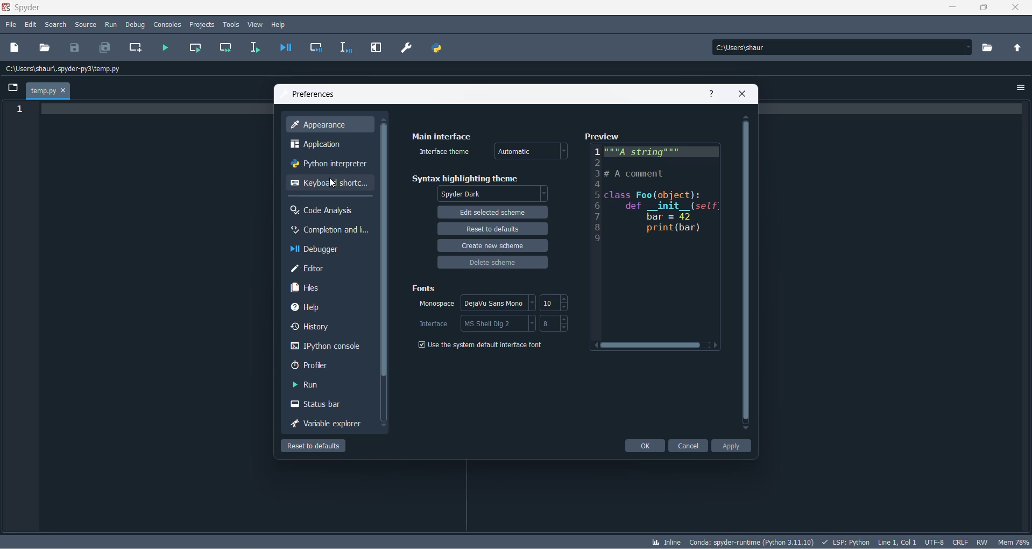  What do you see at coordinates (407, 48) in the screenshot?
I see `PREFERENCES` at bounding box center [407, 48].